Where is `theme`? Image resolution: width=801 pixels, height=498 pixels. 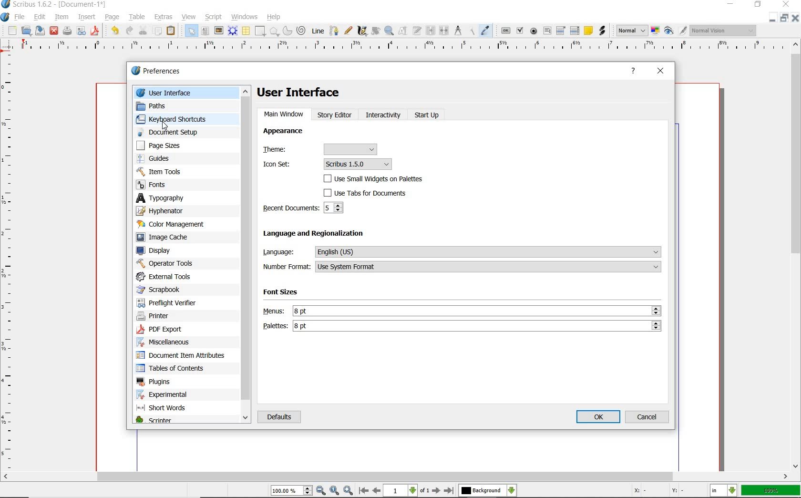 theme is located at coordinates (323, 149).